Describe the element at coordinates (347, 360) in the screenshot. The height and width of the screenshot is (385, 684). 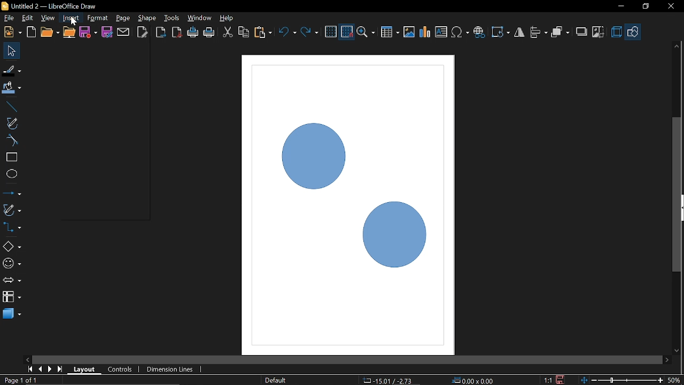
I see `Horizontal scrollbar` at that location.